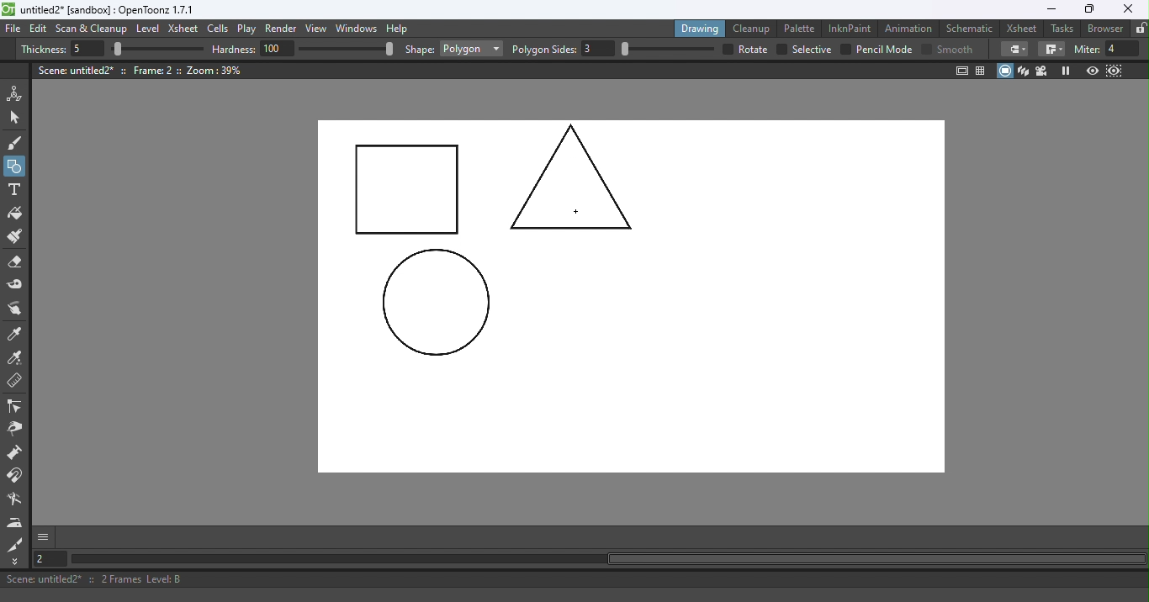 The image size is (1149, 602). What do you see at coordinates (957, 49) in the screenshot?
I see `smooth` at bounding box center [957, 49].